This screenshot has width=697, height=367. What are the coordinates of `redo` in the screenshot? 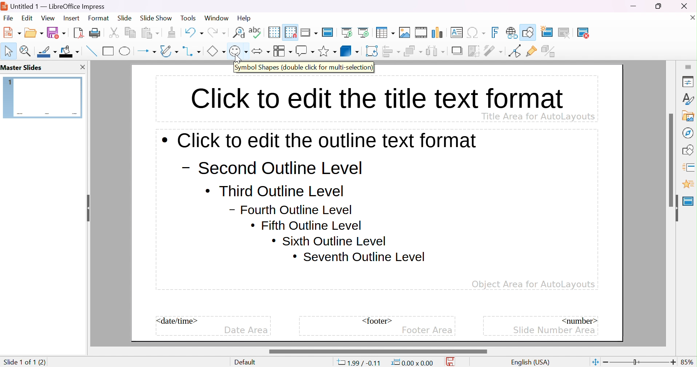 It's located at (216, 31).